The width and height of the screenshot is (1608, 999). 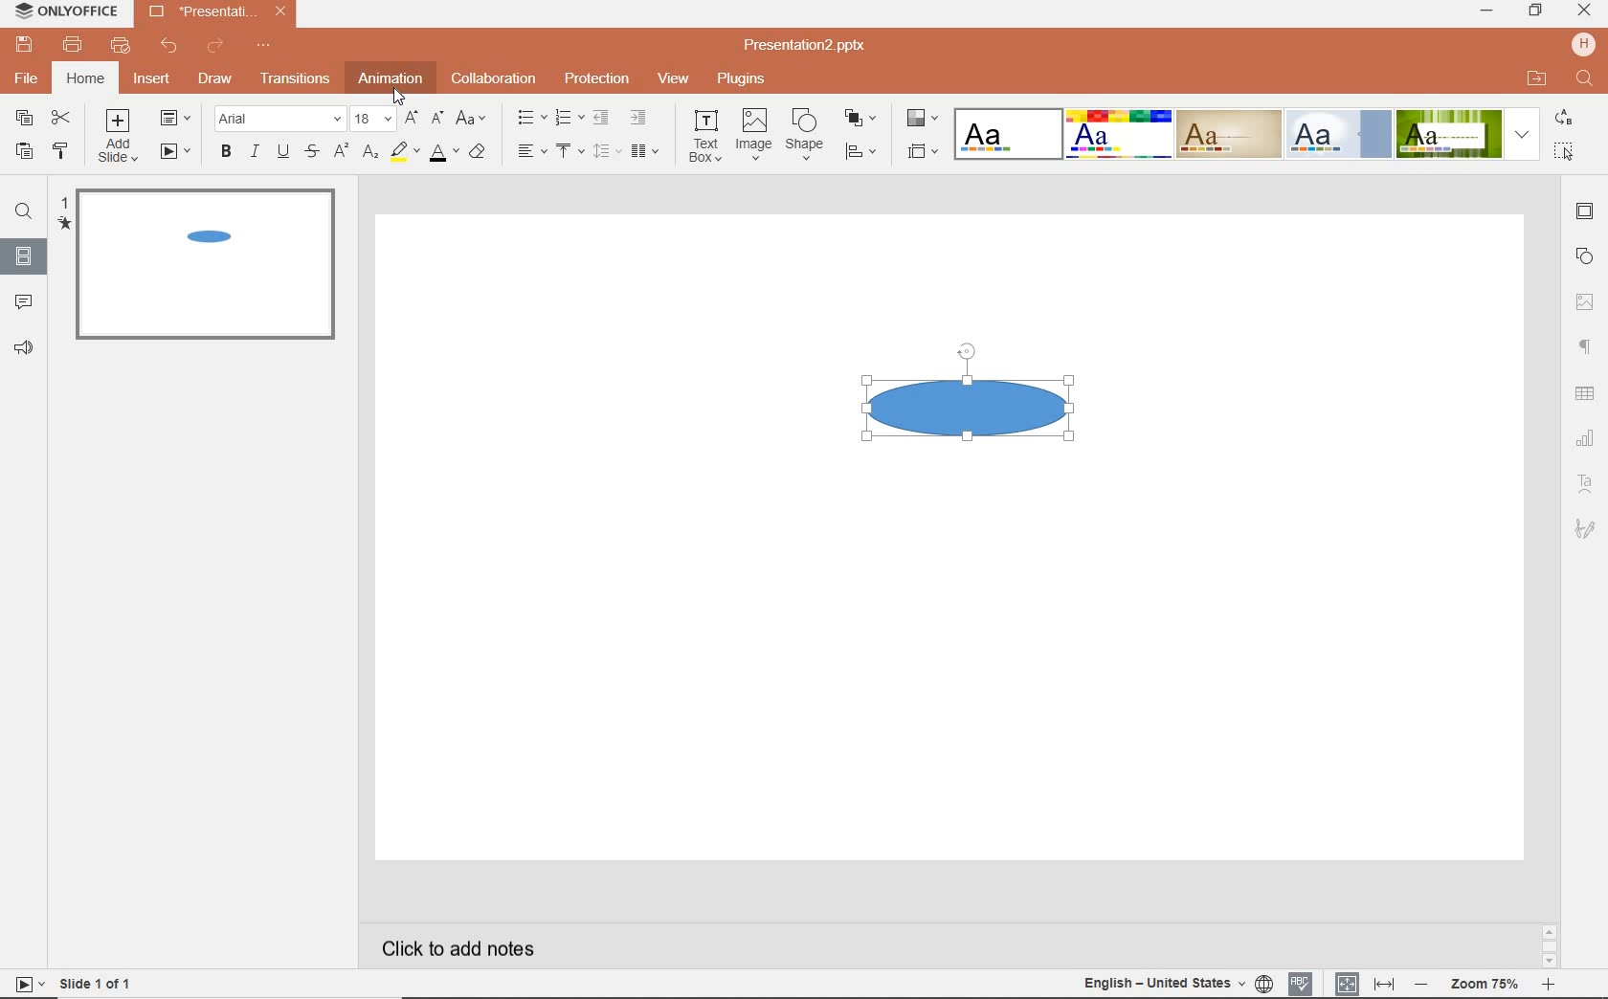 I want to click on CHANGE COLOR THEME, so click(x=924, y=119).